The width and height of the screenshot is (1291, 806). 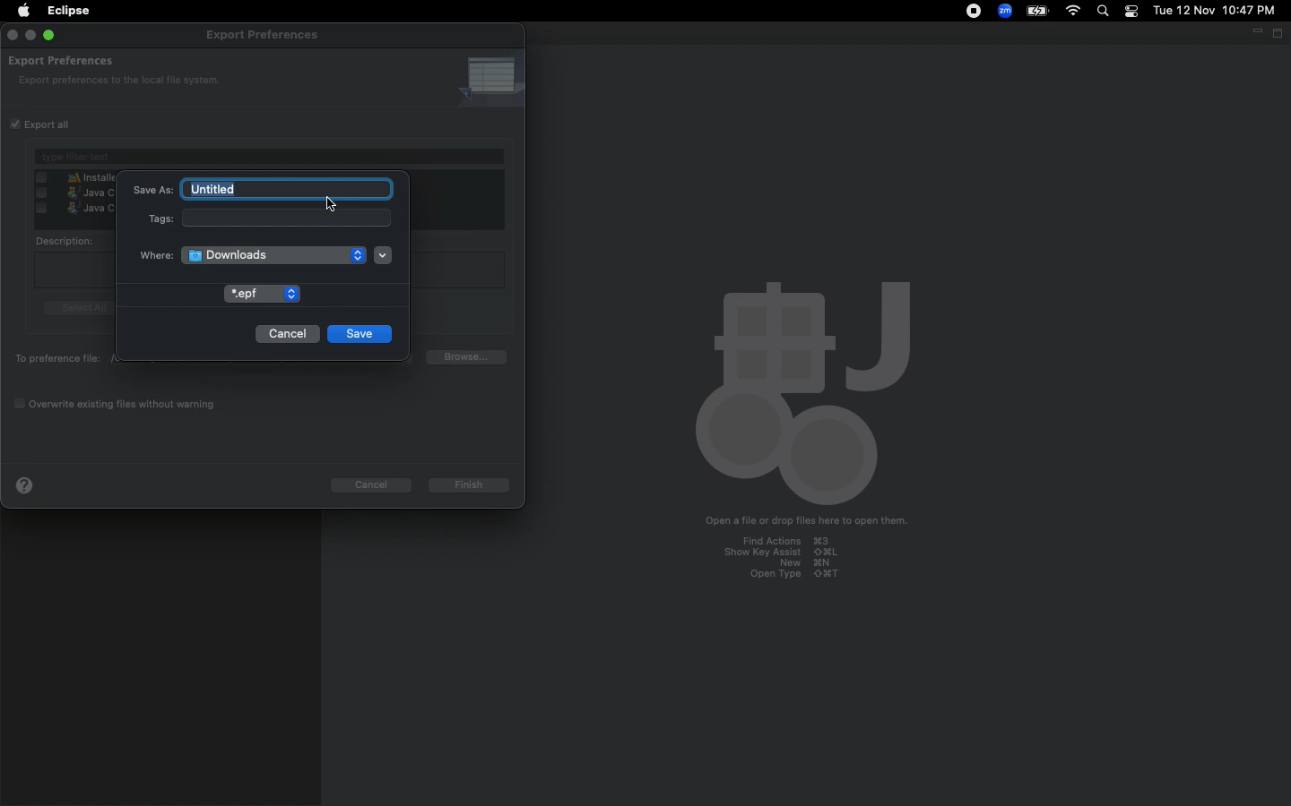 I want to click on Search, so click(x=1103, y=11).